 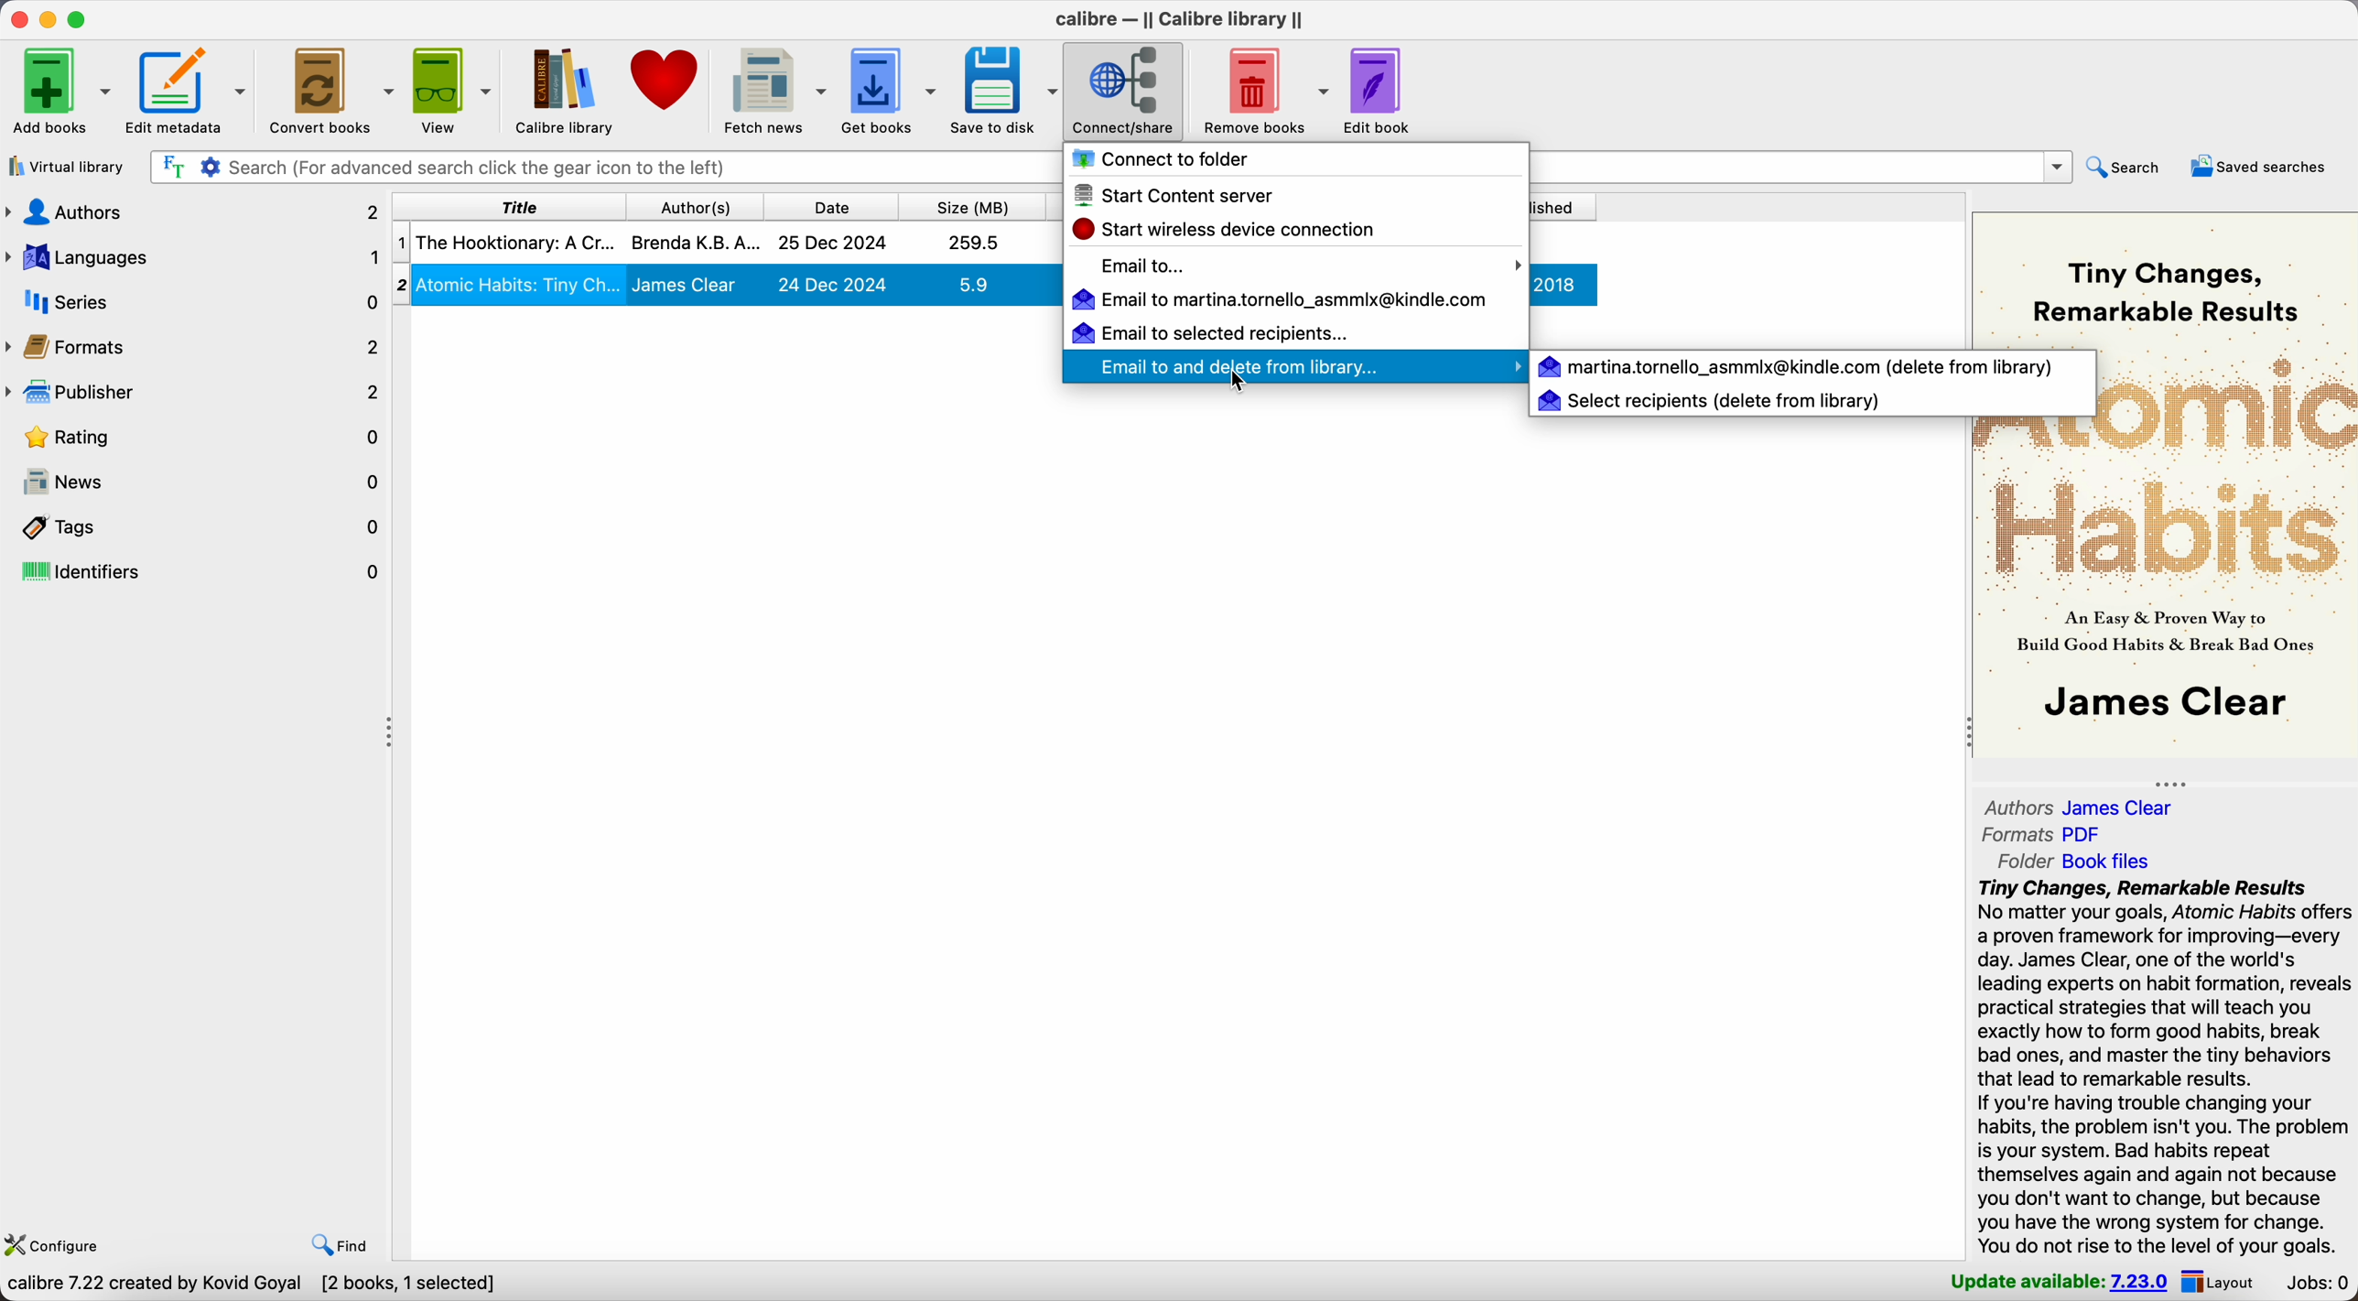 What do you see at coordinates (2165, 632) in the screenshot?
I see `SE - An Easy & Proven Way to
Build Good Habits & Break Bad Ones` at bounding box center [2165, 632].